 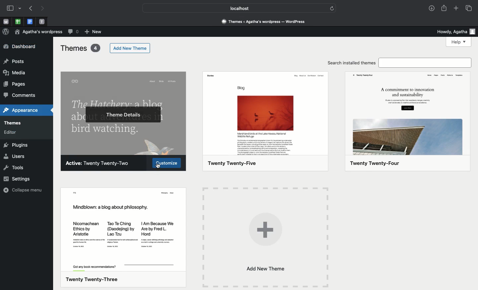 What do you see at coordinates (444, 8) in the screenshot?
I see `Share` at bounding box center [444, 8].